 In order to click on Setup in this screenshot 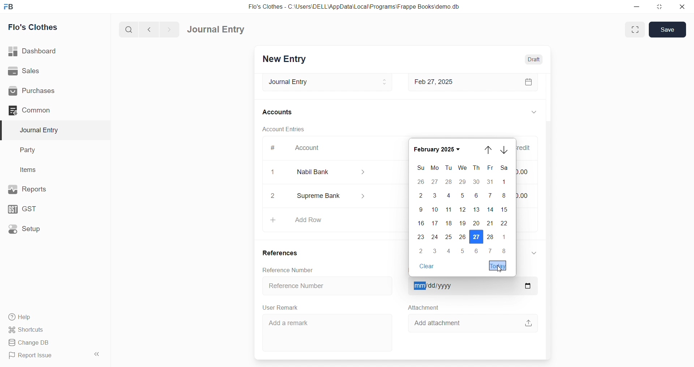, I will do `click(42, 230)`.